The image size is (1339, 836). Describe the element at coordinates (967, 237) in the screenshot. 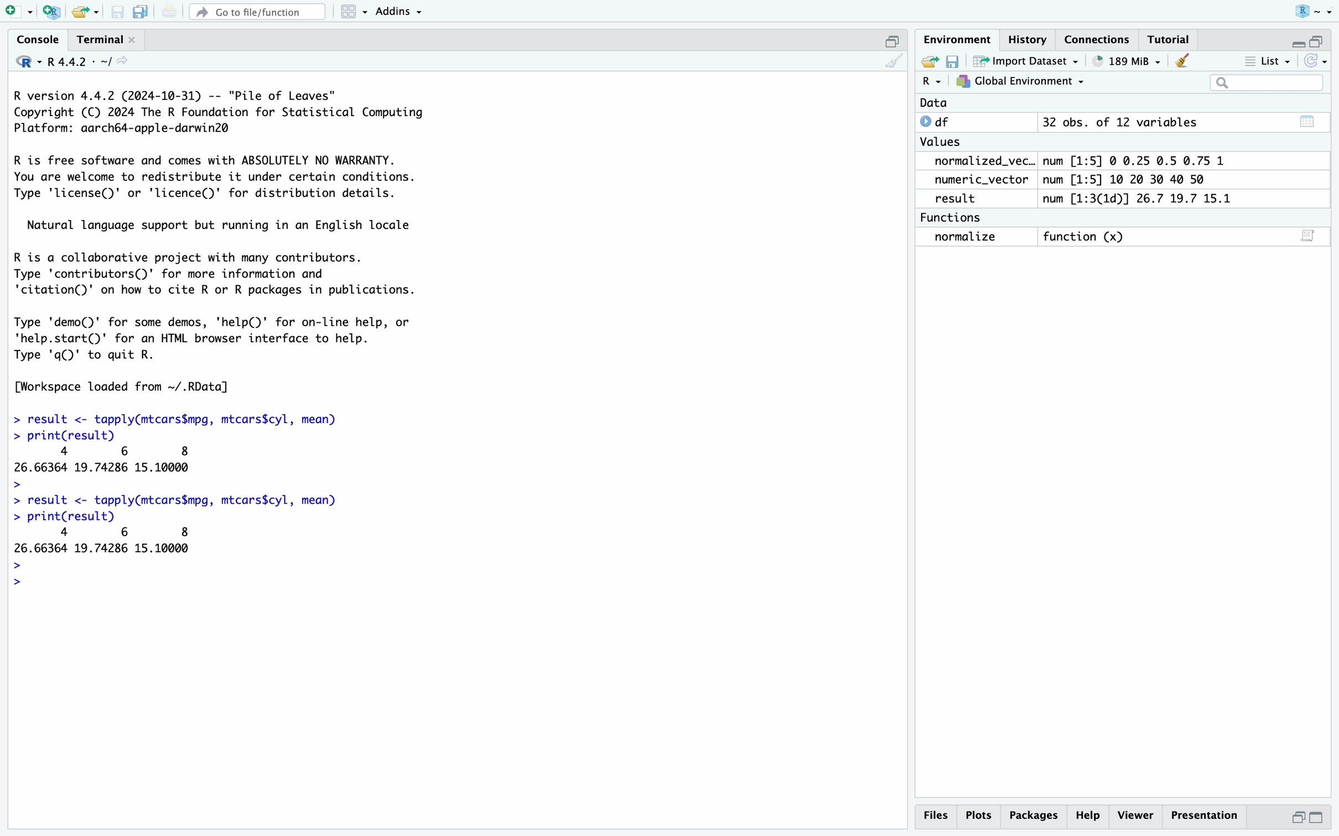

I see `normalize` at that location.